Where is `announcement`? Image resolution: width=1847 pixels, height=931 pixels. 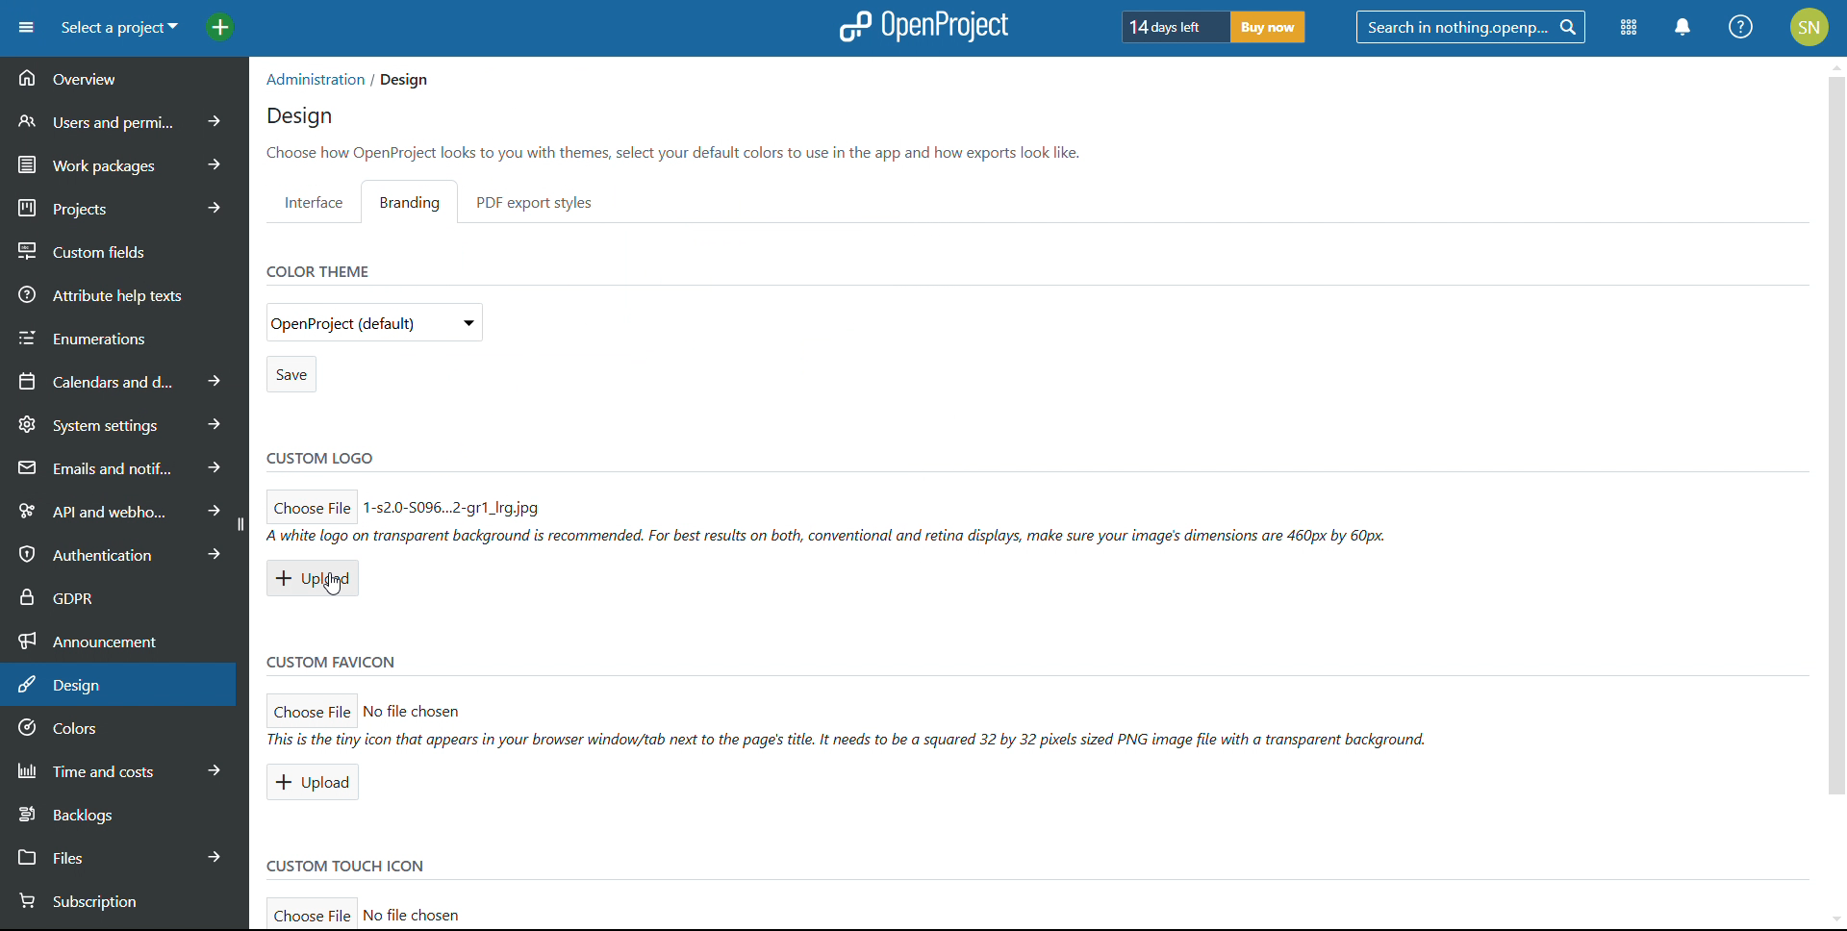 announcement is located at coordinates (123, 639).